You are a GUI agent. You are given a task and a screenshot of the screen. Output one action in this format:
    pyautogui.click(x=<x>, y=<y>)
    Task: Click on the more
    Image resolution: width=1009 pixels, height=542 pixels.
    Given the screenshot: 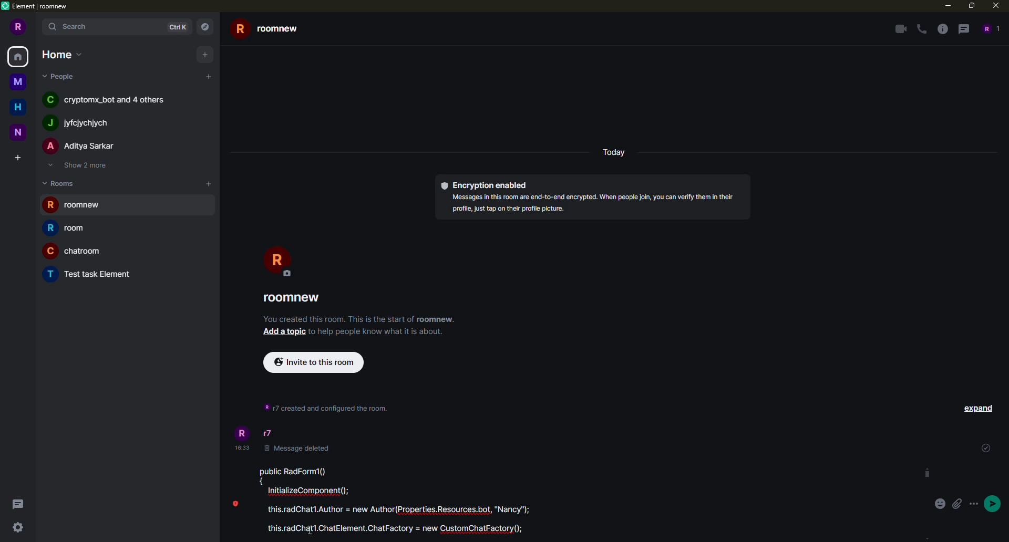 What is the action you would take?
    pyautogui.click(x=974, y=503)
    